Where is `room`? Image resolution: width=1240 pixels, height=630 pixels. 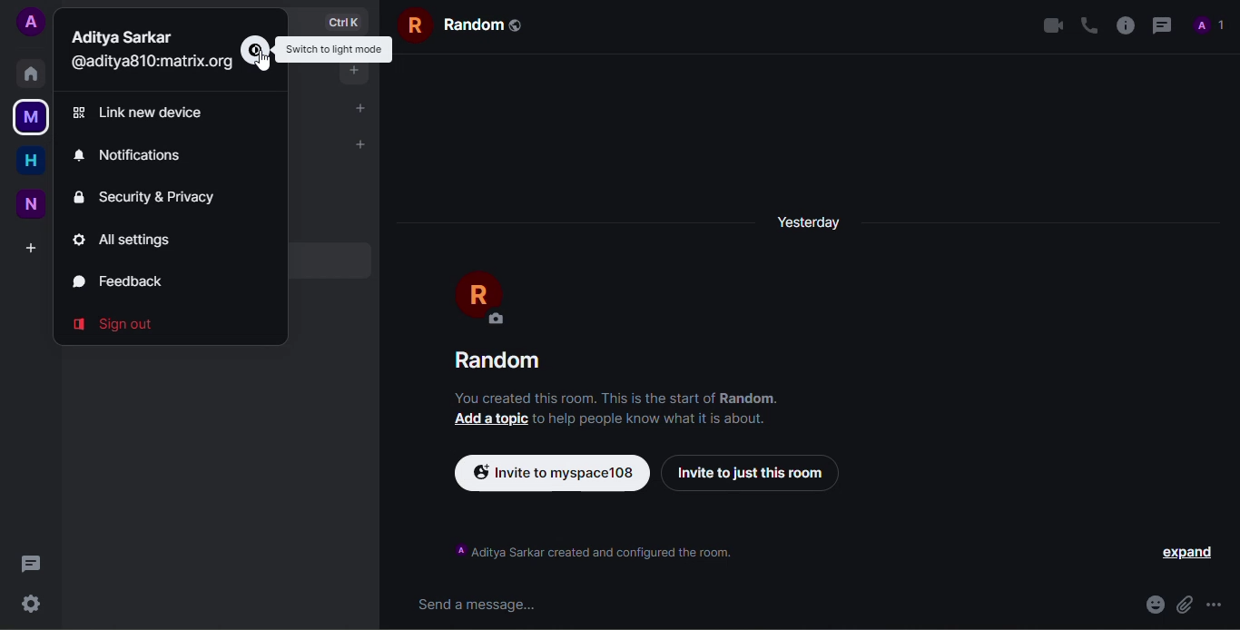
room is located at coordinates (466, 25).